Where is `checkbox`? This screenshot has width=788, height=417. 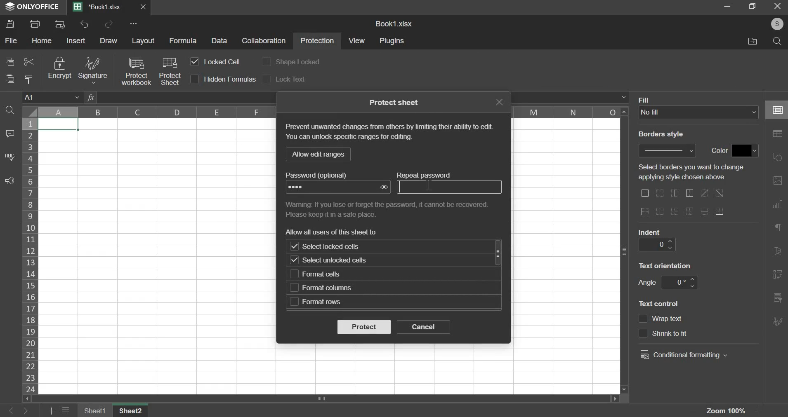 checkbox is located at coordinates (195, 79).